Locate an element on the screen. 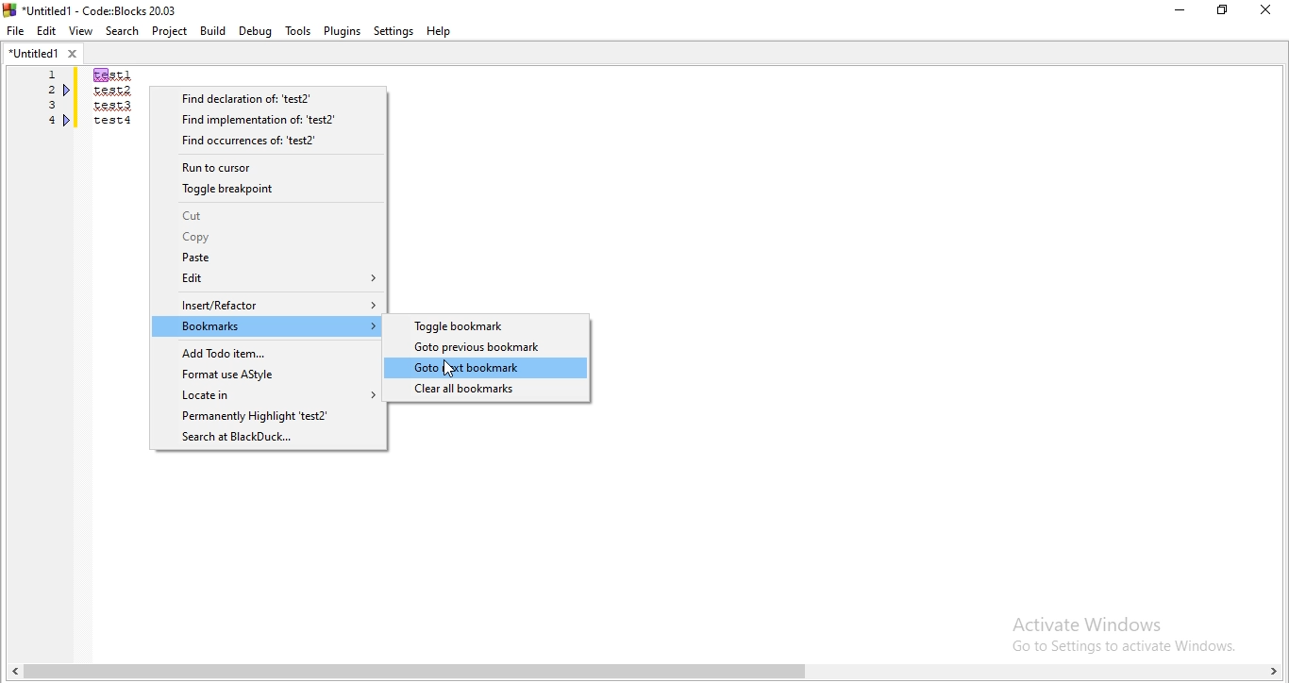 This screenshot has height=683, width=1289. Bookmarks is located at coordinates (268, 326).